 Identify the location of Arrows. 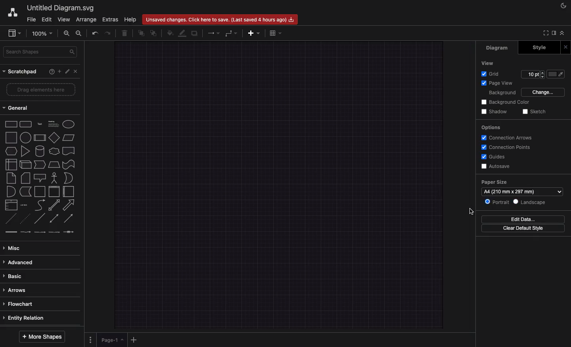
(16, 290).